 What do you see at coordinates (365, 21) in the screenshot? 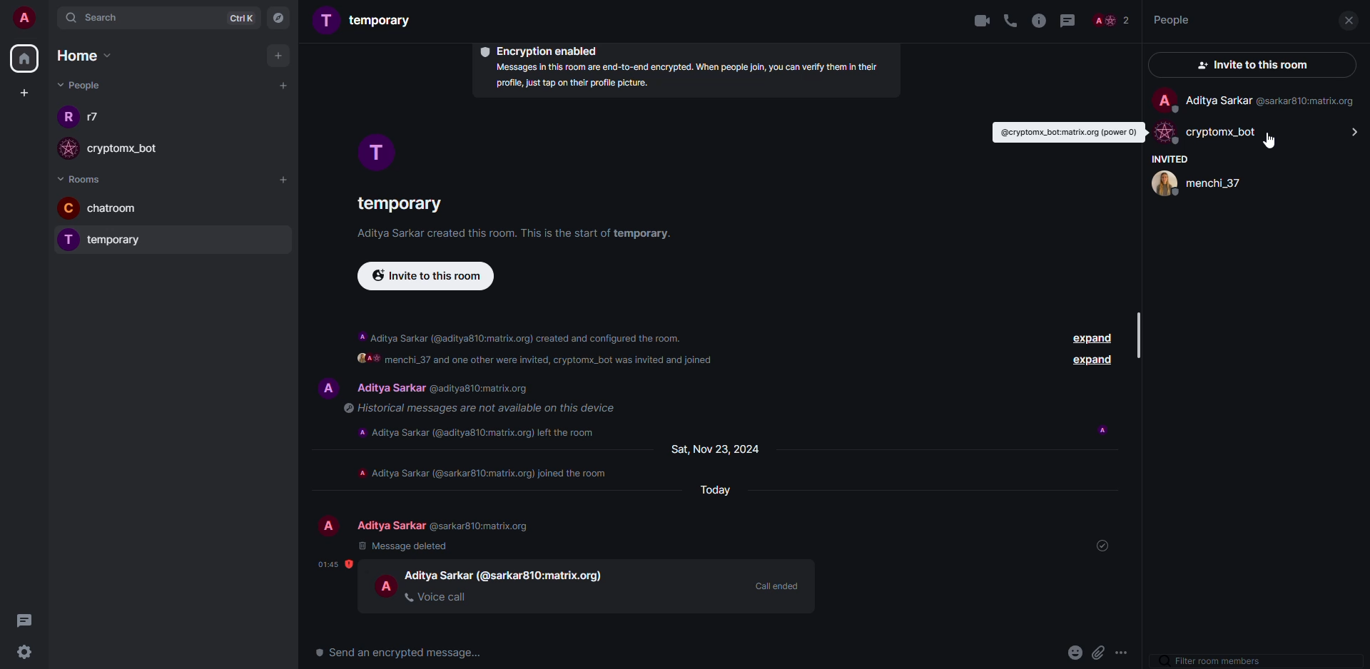
I see `room` at bounding box center [365, 21].